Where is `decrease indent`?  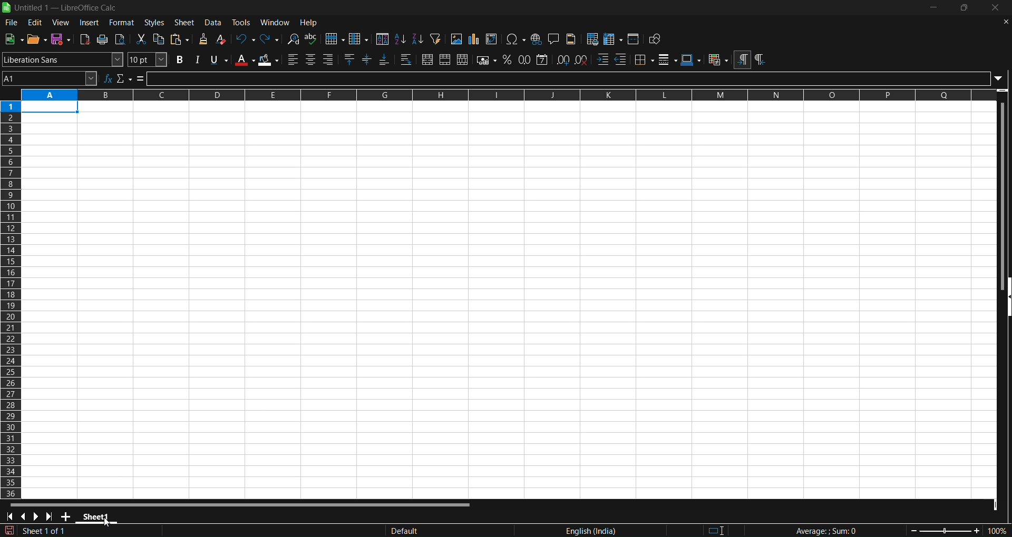
decrease indent is located at coordinates (621, 59).